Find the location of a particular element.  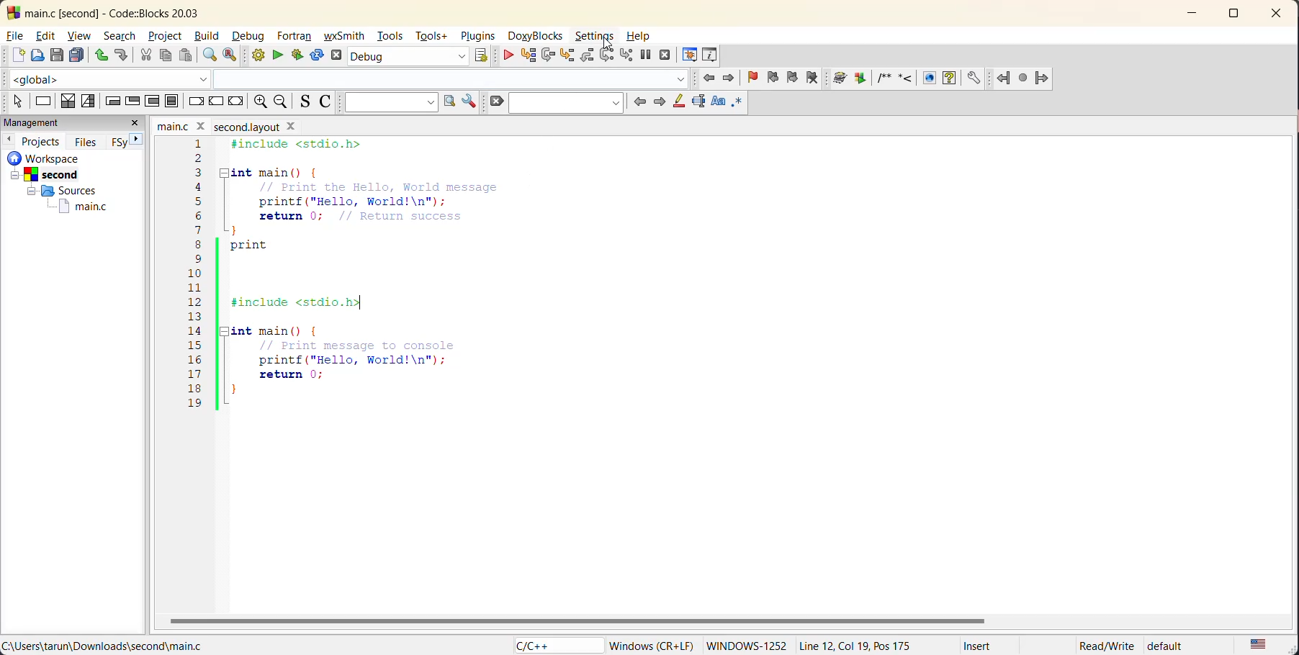

horizontal scroll bar is located at coordinates (577, 620).